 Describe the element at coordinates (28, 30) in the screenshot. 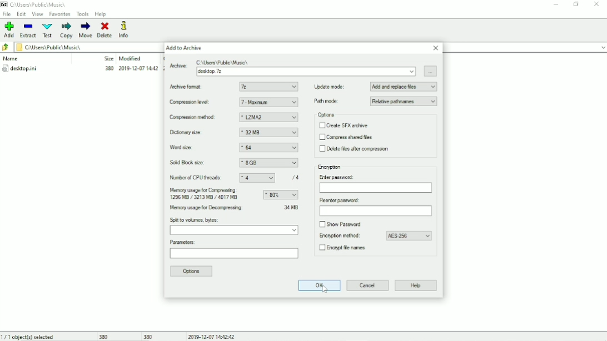

I see `Extract` at that location.